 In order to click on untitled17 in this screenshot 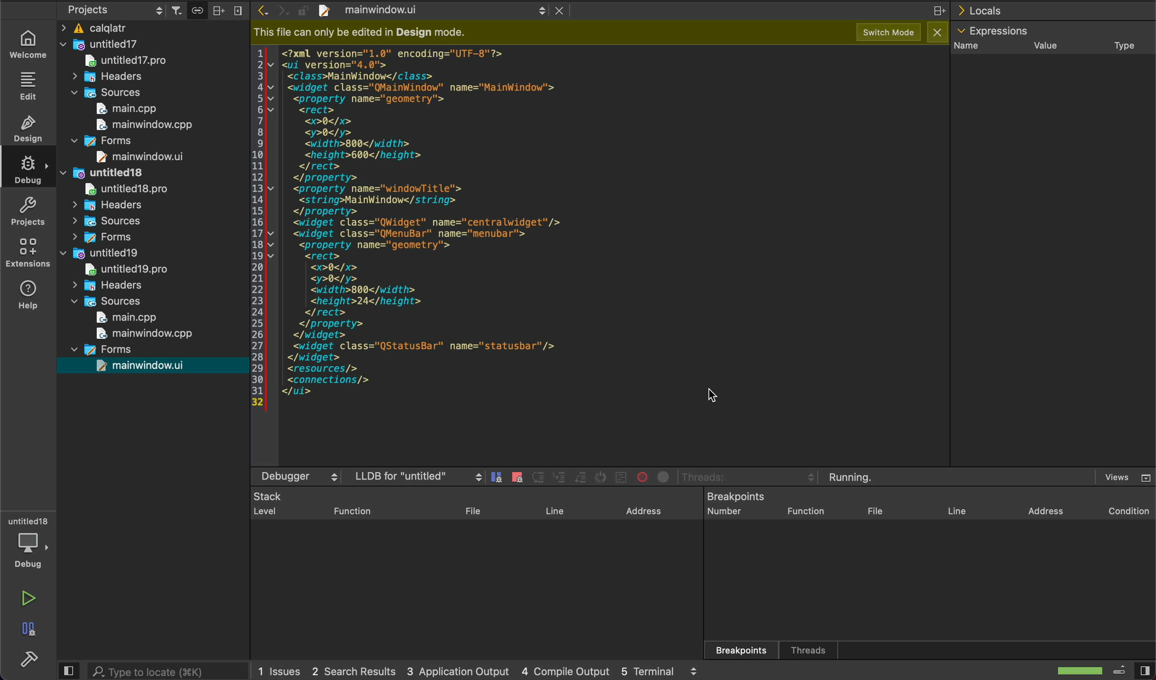, I will do `click(108, 44)`.